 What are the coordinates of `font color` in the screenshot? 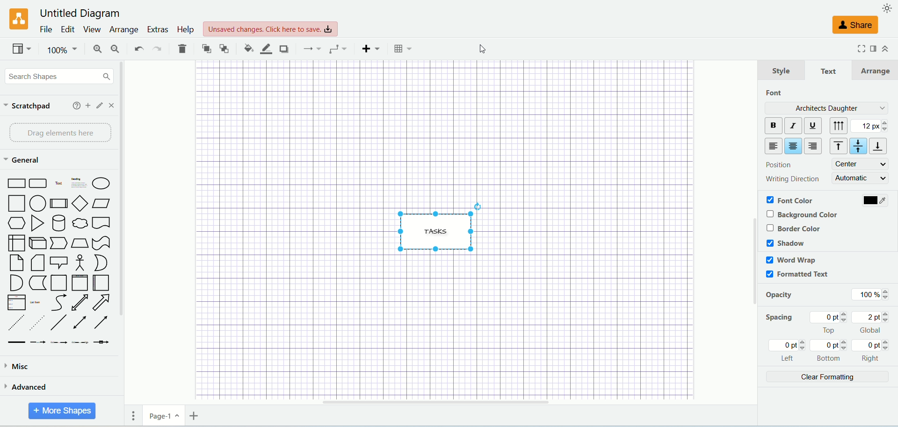 It's located at (790, 199).